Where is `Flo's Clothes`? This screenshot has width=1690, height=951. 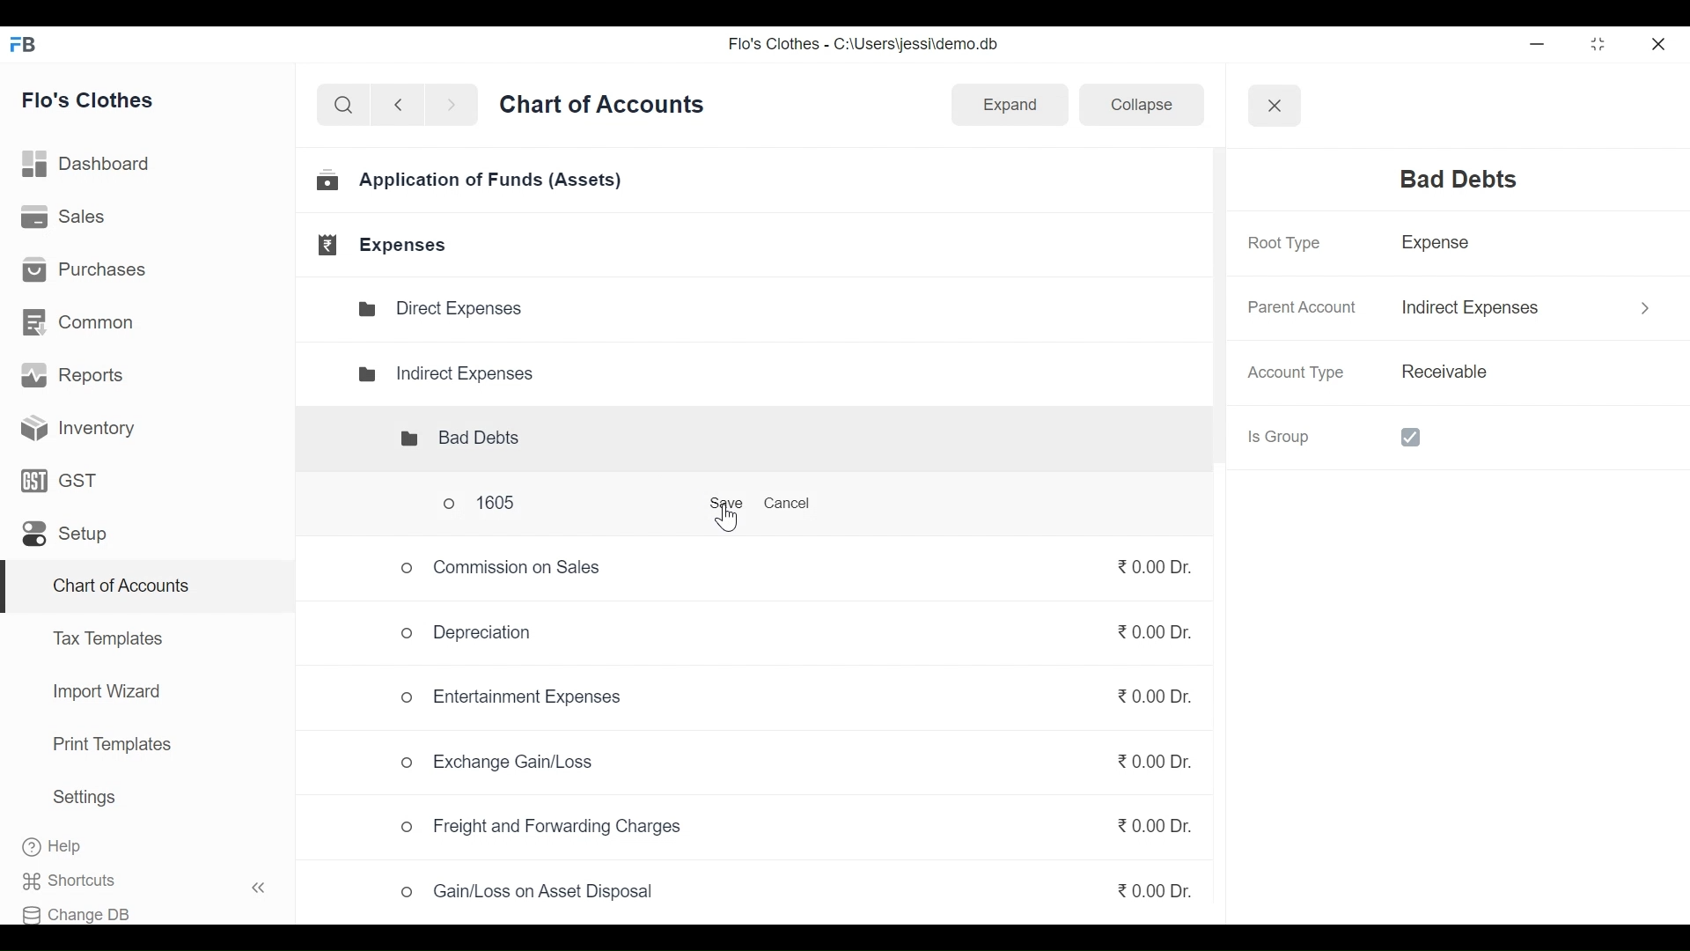
Flo's Clothes is located at coordinates (96, 101).